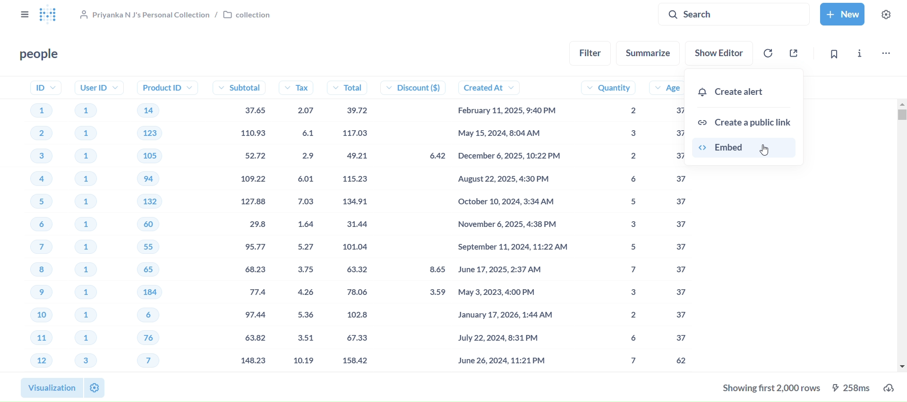 The height and width of the screenshot is (402, 907). What do you see at coordinates (766, 151) in the screenshot?
I see `cursor` at bounding box center [766, 151].